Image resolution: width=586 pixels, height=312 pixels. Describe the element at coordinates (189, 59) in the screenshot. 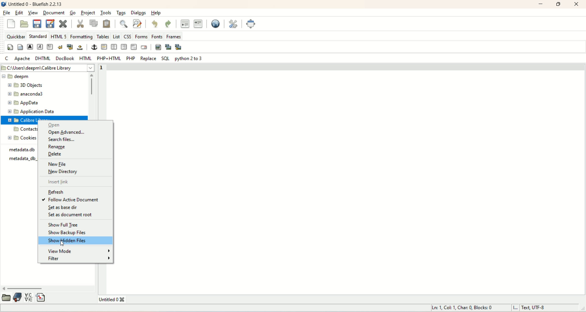

I see `Python 2 to 3` at that location.